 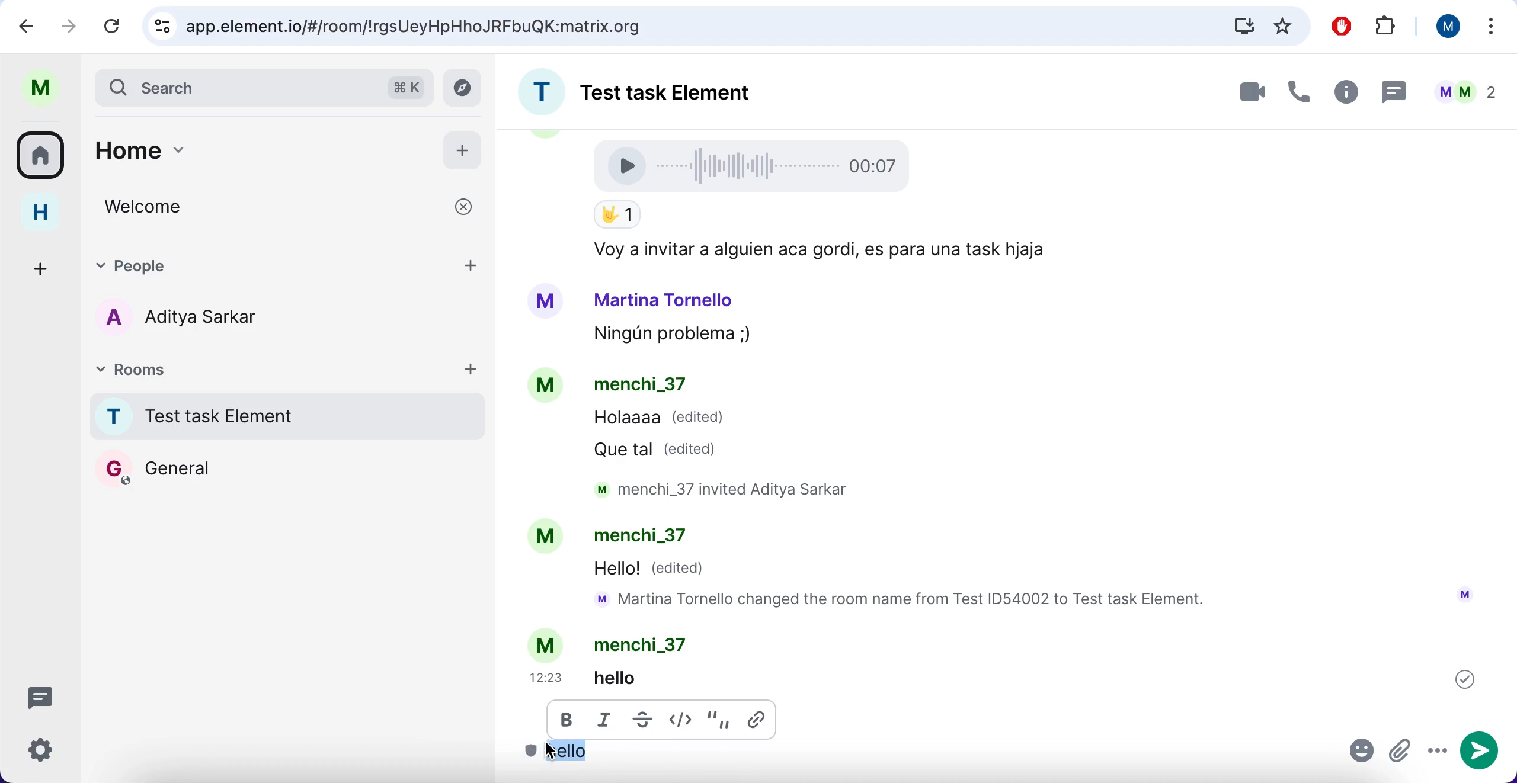 I want to click on Voice Recording 00:07, so click(x=756, y=165).